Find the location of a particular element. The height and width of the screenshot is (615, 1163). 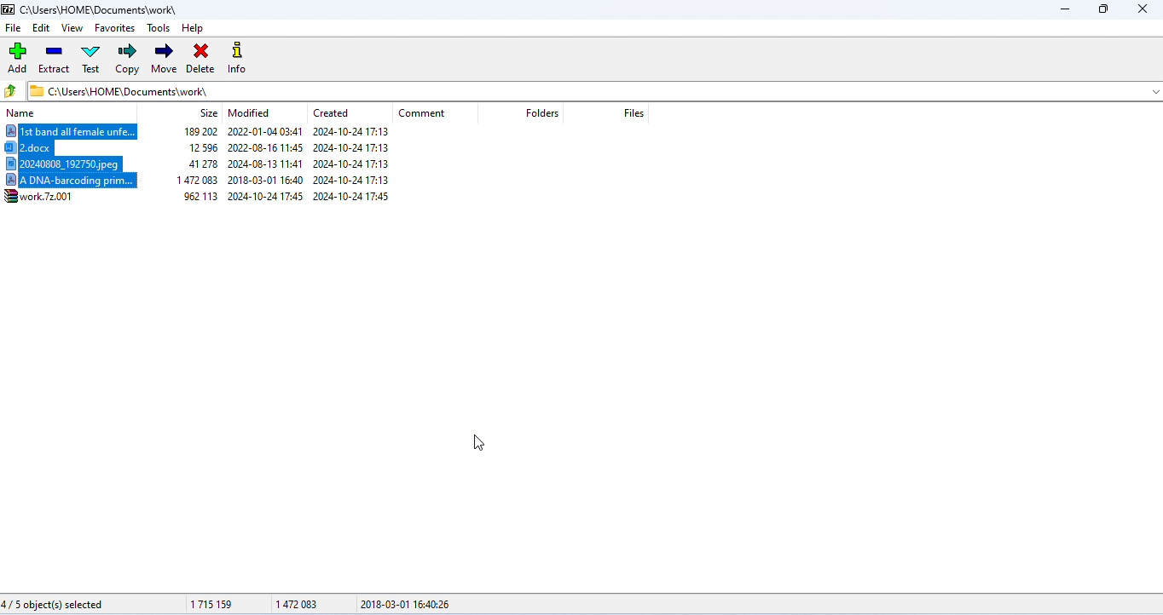

created is located at coordinates (331, 112).